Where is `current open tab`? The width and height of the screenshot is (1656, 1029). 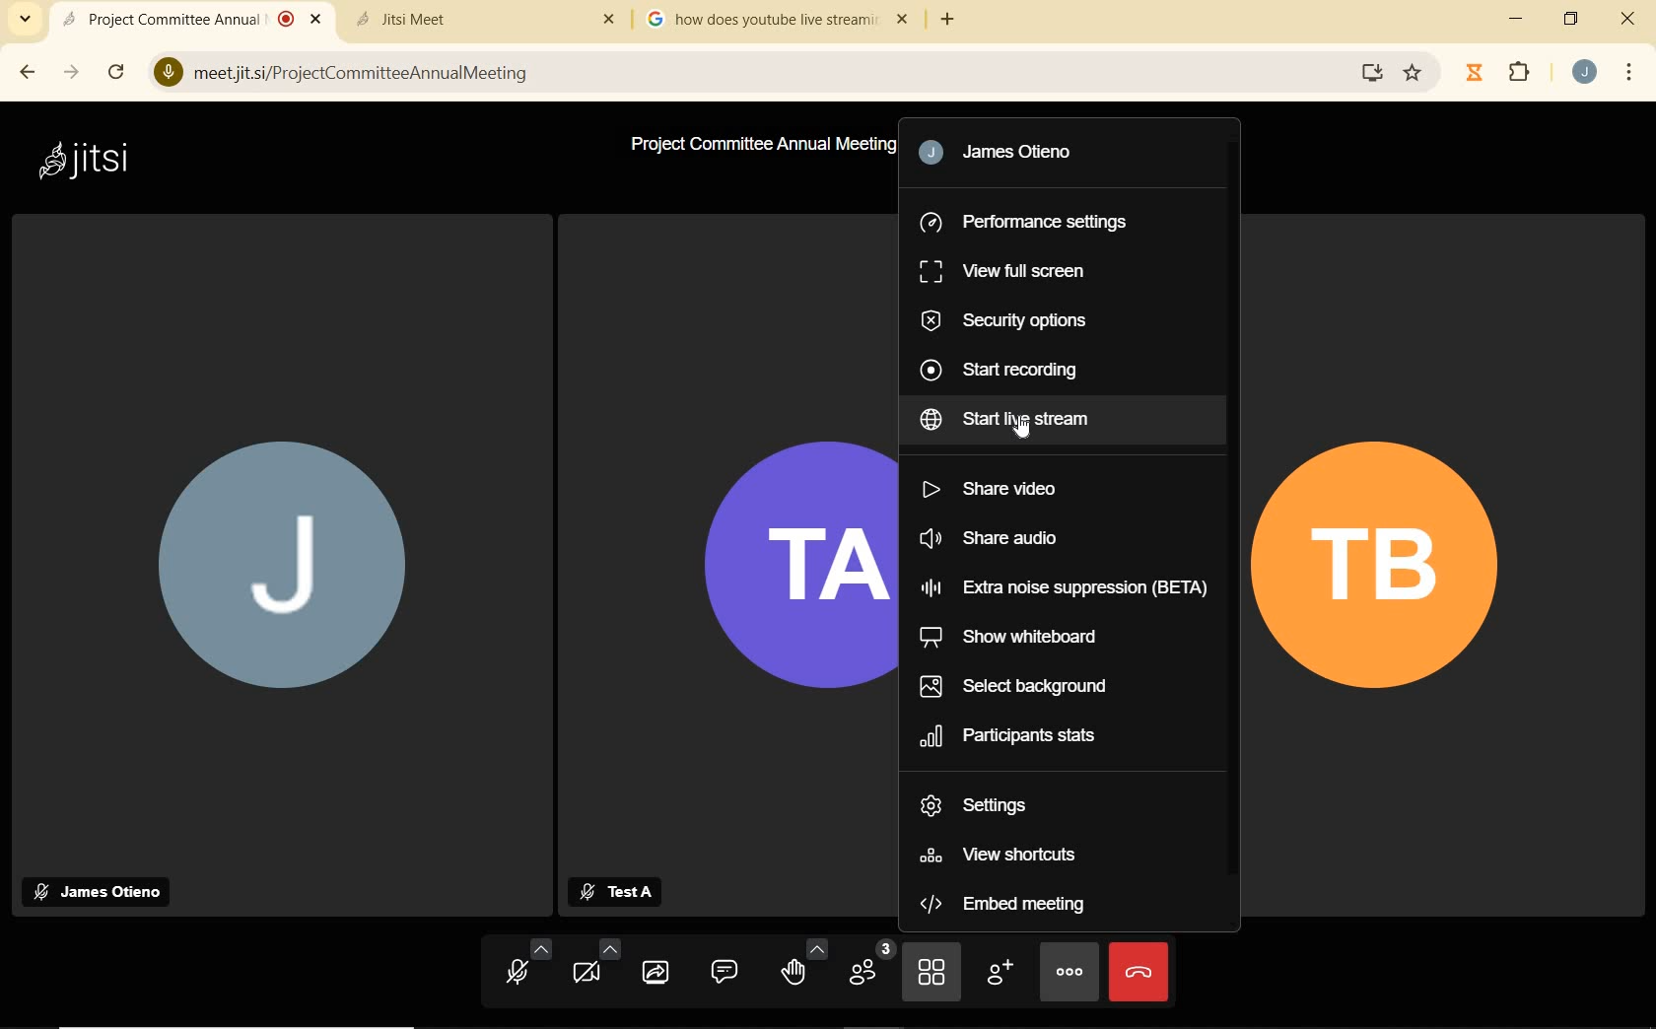 current open tab is located at coordinates (173, 19).